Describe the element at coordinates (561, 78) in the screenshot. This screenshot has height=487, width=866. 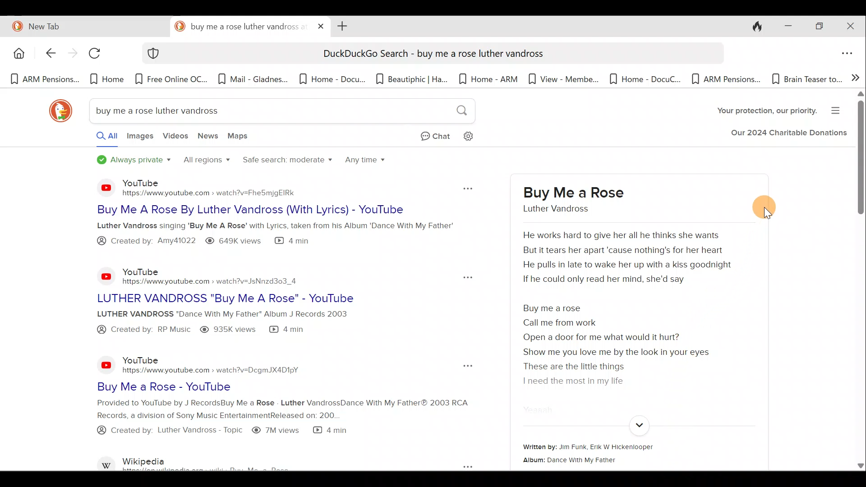
I see `Bookmark 8` at that location.